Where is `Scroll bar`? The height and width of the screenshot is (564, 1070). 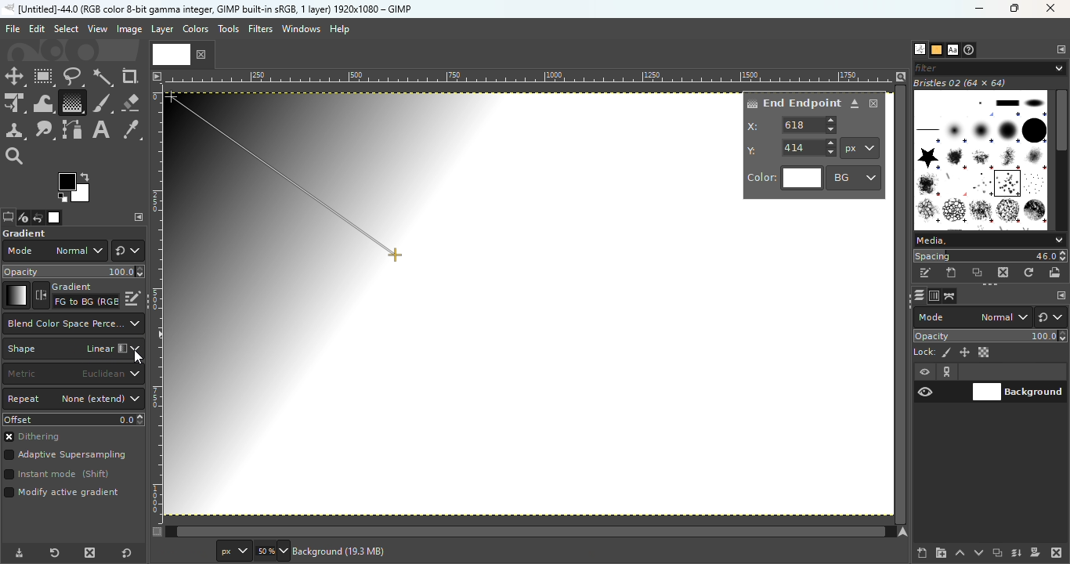
Scroll bar is located at coordinates (1061, 157).